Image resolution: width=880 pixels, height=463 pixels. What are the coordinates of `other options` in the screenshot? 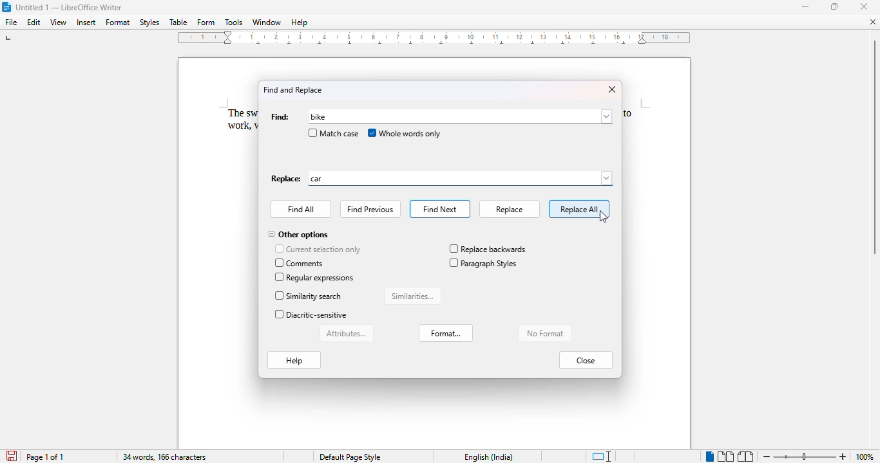 It's located at (298, 235).